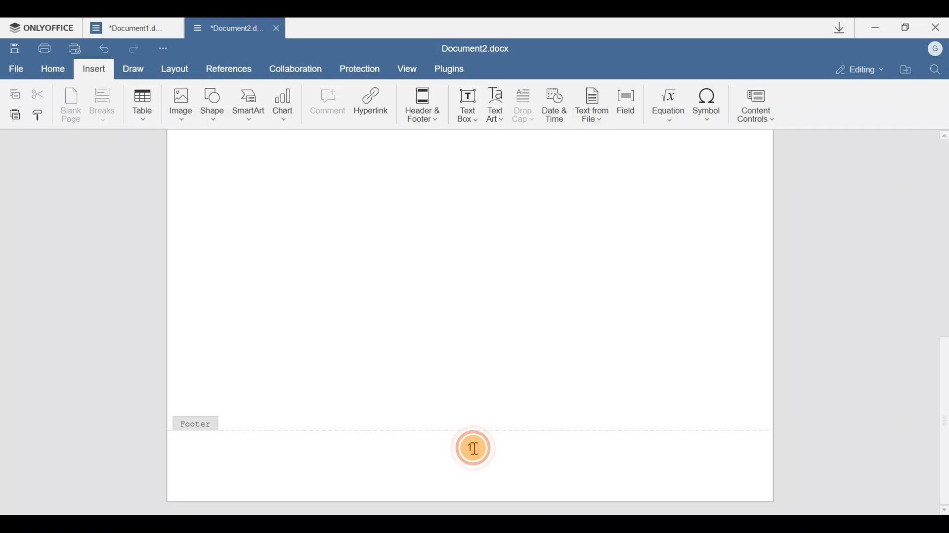  I want to click on Collaboration, so click(299, 68).